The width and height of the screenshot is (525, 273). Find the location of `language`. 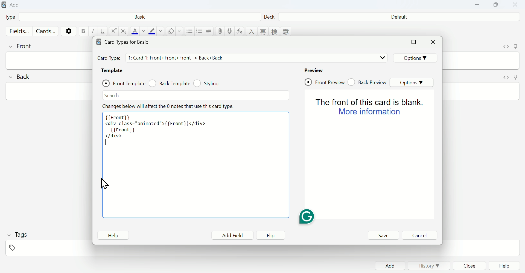

language is located at coordinates (286, 31).